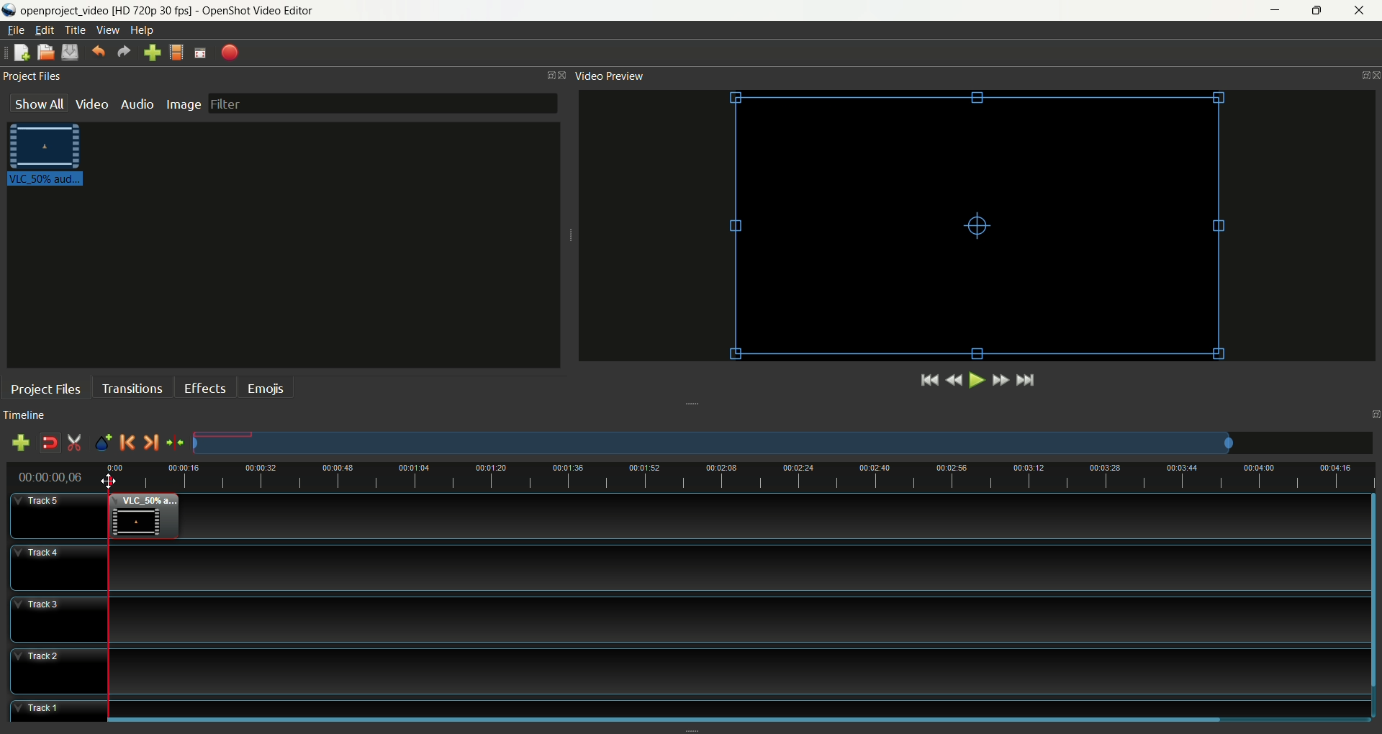  What do you see at coordinates (176, 51) in the screenshot?
I see `choose profile` at bounding box center [176, 51].